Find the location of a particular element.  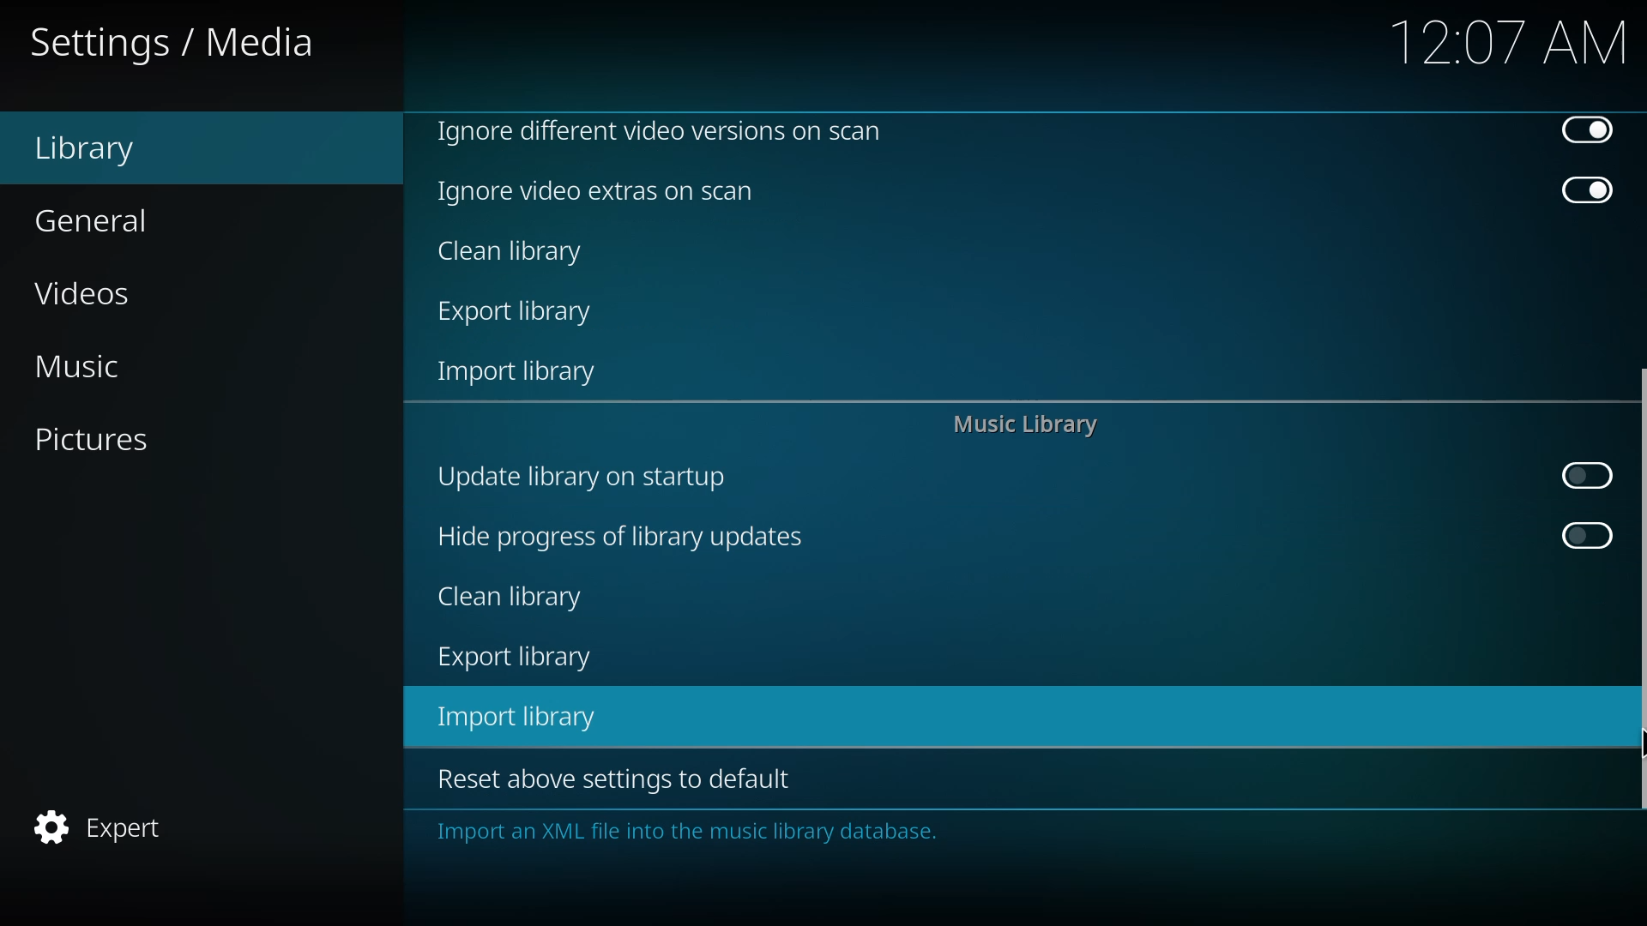

expert is located at coordinates (98, 827).